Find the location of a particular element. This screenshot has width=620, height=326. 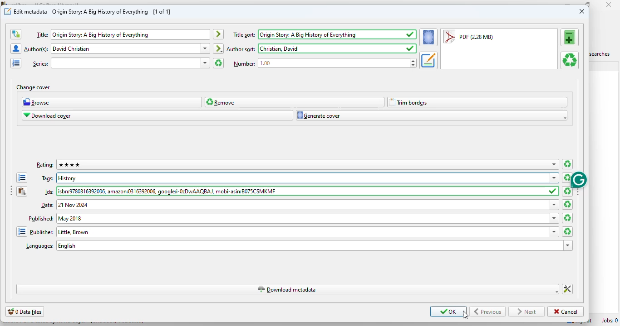

paste is located at coordinates (21, 191).